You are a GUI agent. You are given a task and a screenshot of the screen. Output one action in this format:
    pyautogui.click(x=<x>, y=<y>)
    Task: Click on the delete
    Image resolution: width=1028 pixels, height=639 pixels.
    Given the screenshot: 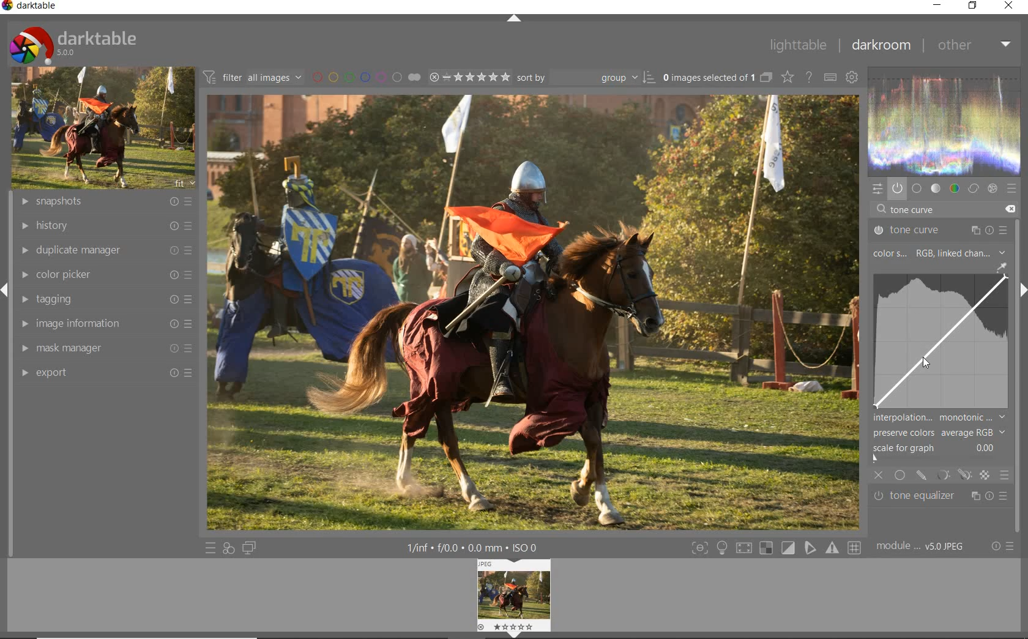 What is the action you would take?
    pyautogui.click(x=1009, y=208)
    